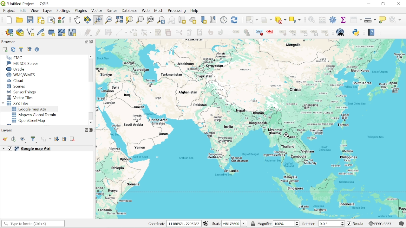 The height and width of the screenshot is (228, 406). Describe the element at coordinates (210, 33) in the screenshot. I see `Undo` at that location.